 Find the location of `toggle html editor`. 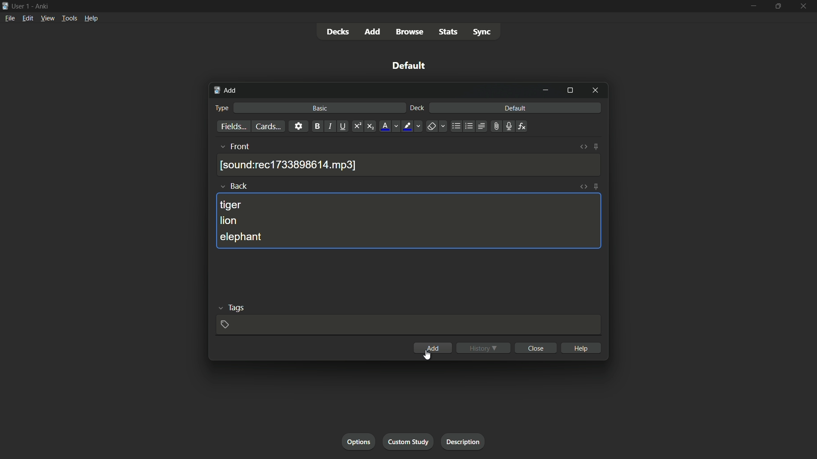

toggle html editor is located at coordinates (583, 147).